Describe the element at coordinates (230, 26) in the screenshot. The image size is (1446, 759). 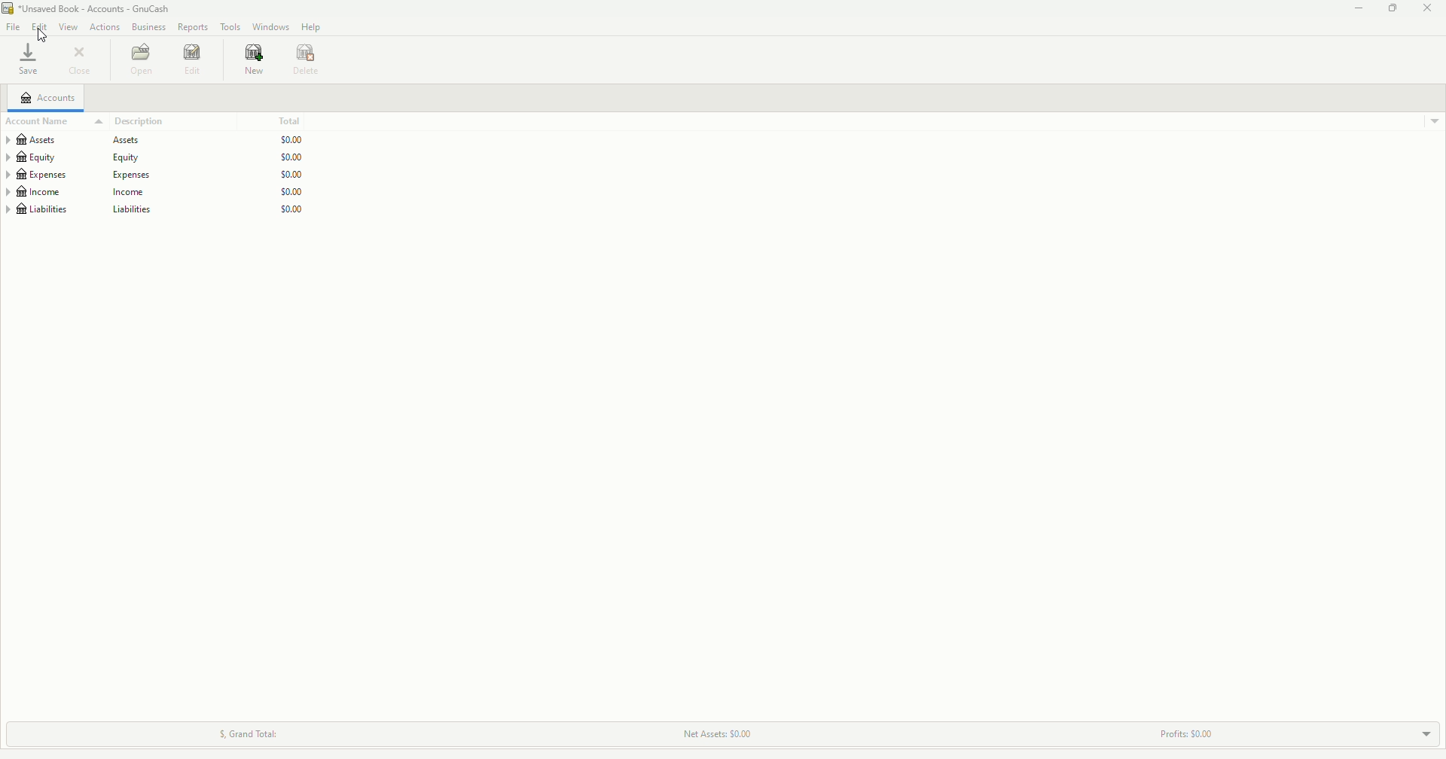
I see `Tools` at that location.